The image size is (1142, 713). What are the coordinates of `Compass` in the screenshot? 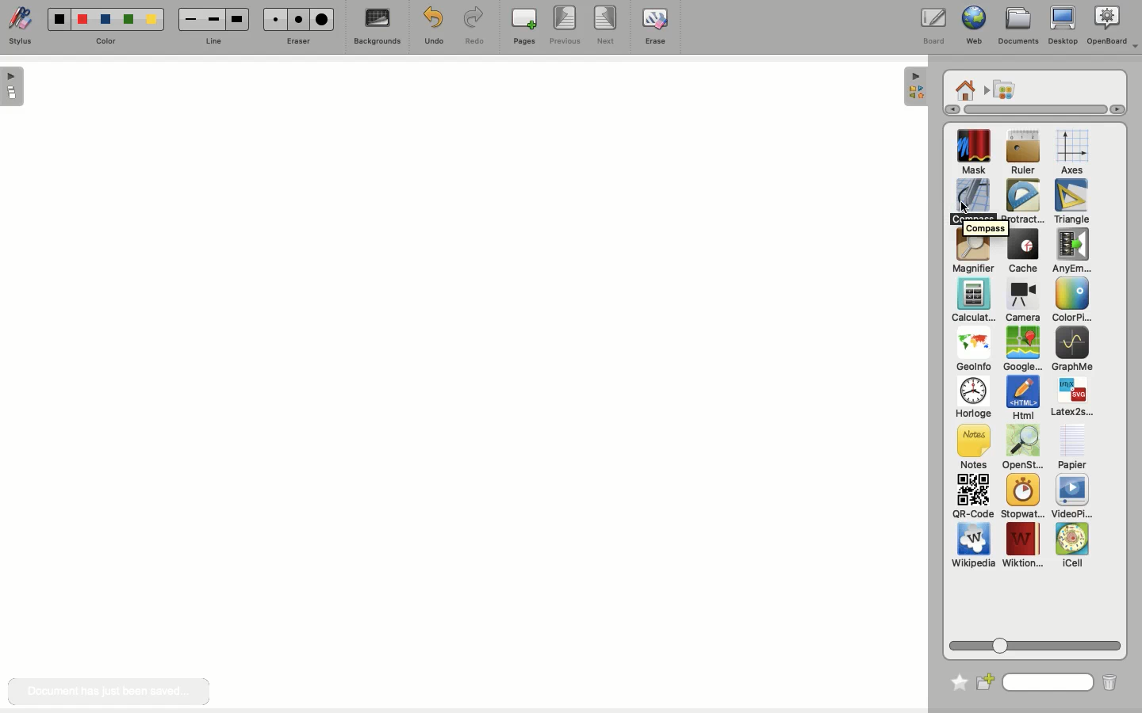 It's located at (974, 201).